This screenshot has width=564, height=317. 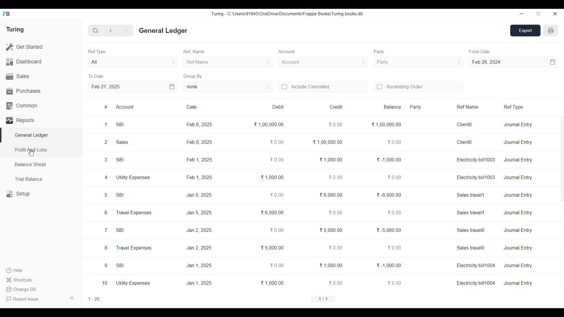 What do you see at coordinates (150, 87) in the screenshot?
I see `Customize to date` at bounding box center [150, 87].